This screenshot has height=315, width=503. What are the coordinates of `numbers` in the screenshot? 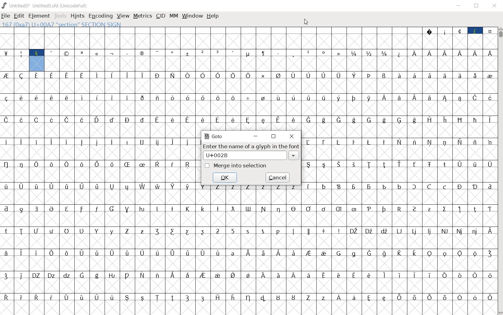 It's located at (241, 238).